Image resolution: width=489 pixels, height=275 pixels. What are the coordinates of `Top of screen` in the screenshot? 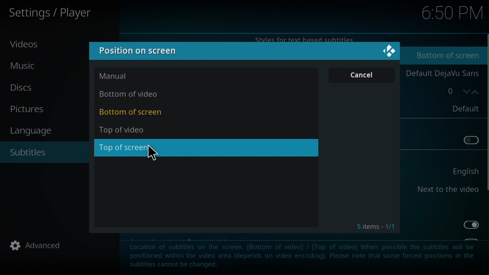 It's located at (126, 149).